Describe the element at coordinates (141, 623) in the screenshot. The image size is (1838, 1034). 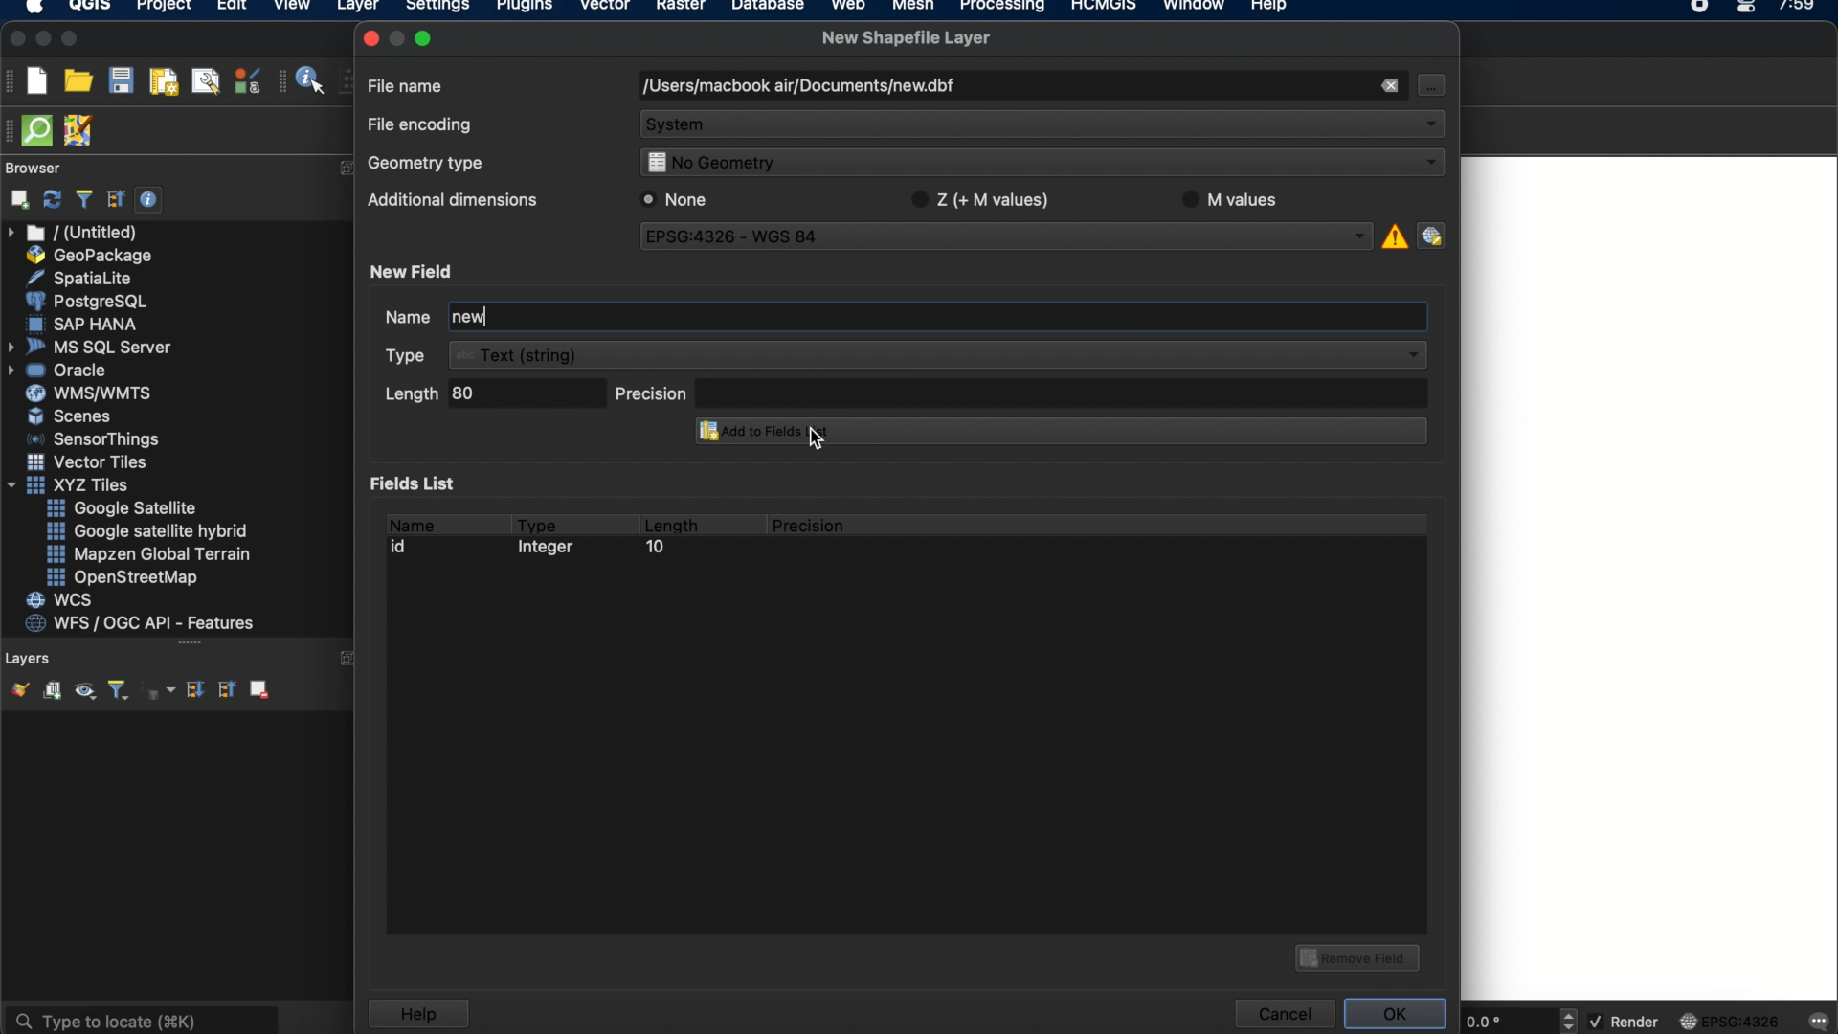
I see `was/ogc api- features` at that location.